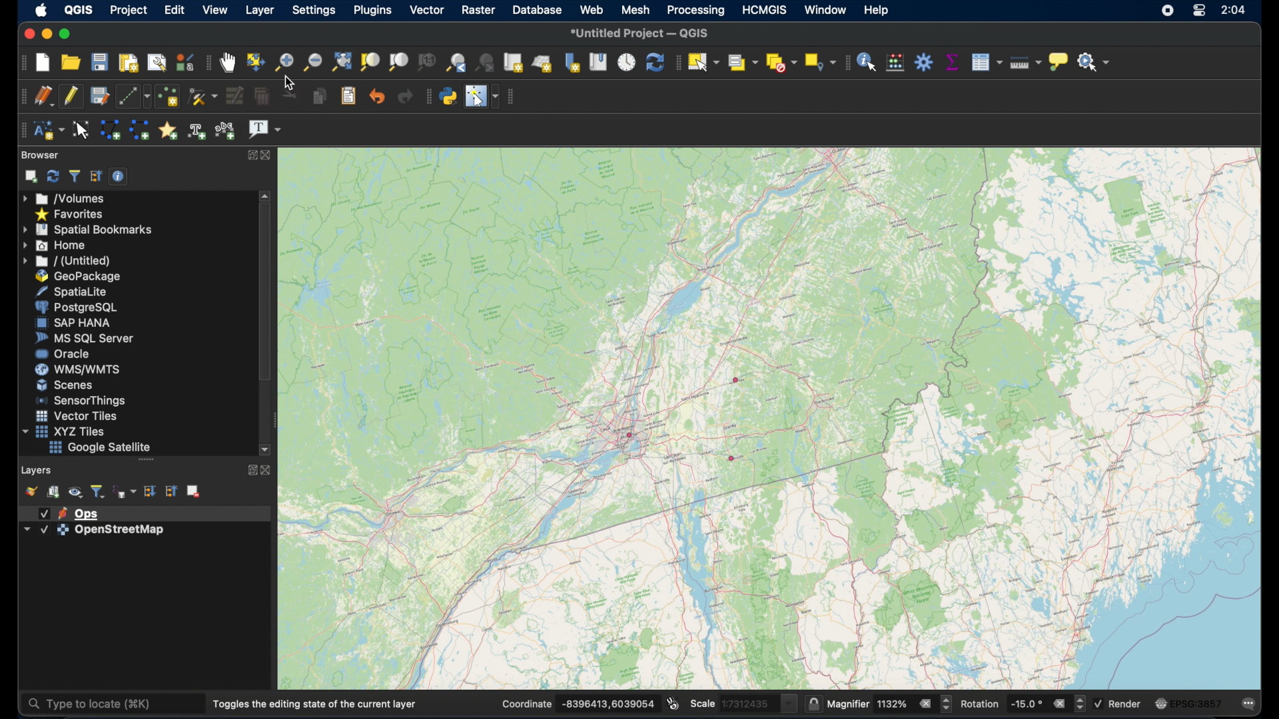 This screenshot has height=719, width=1279. Describe the element at coordinates (678, 447) in the screenshot. I see `open street map` at that location.